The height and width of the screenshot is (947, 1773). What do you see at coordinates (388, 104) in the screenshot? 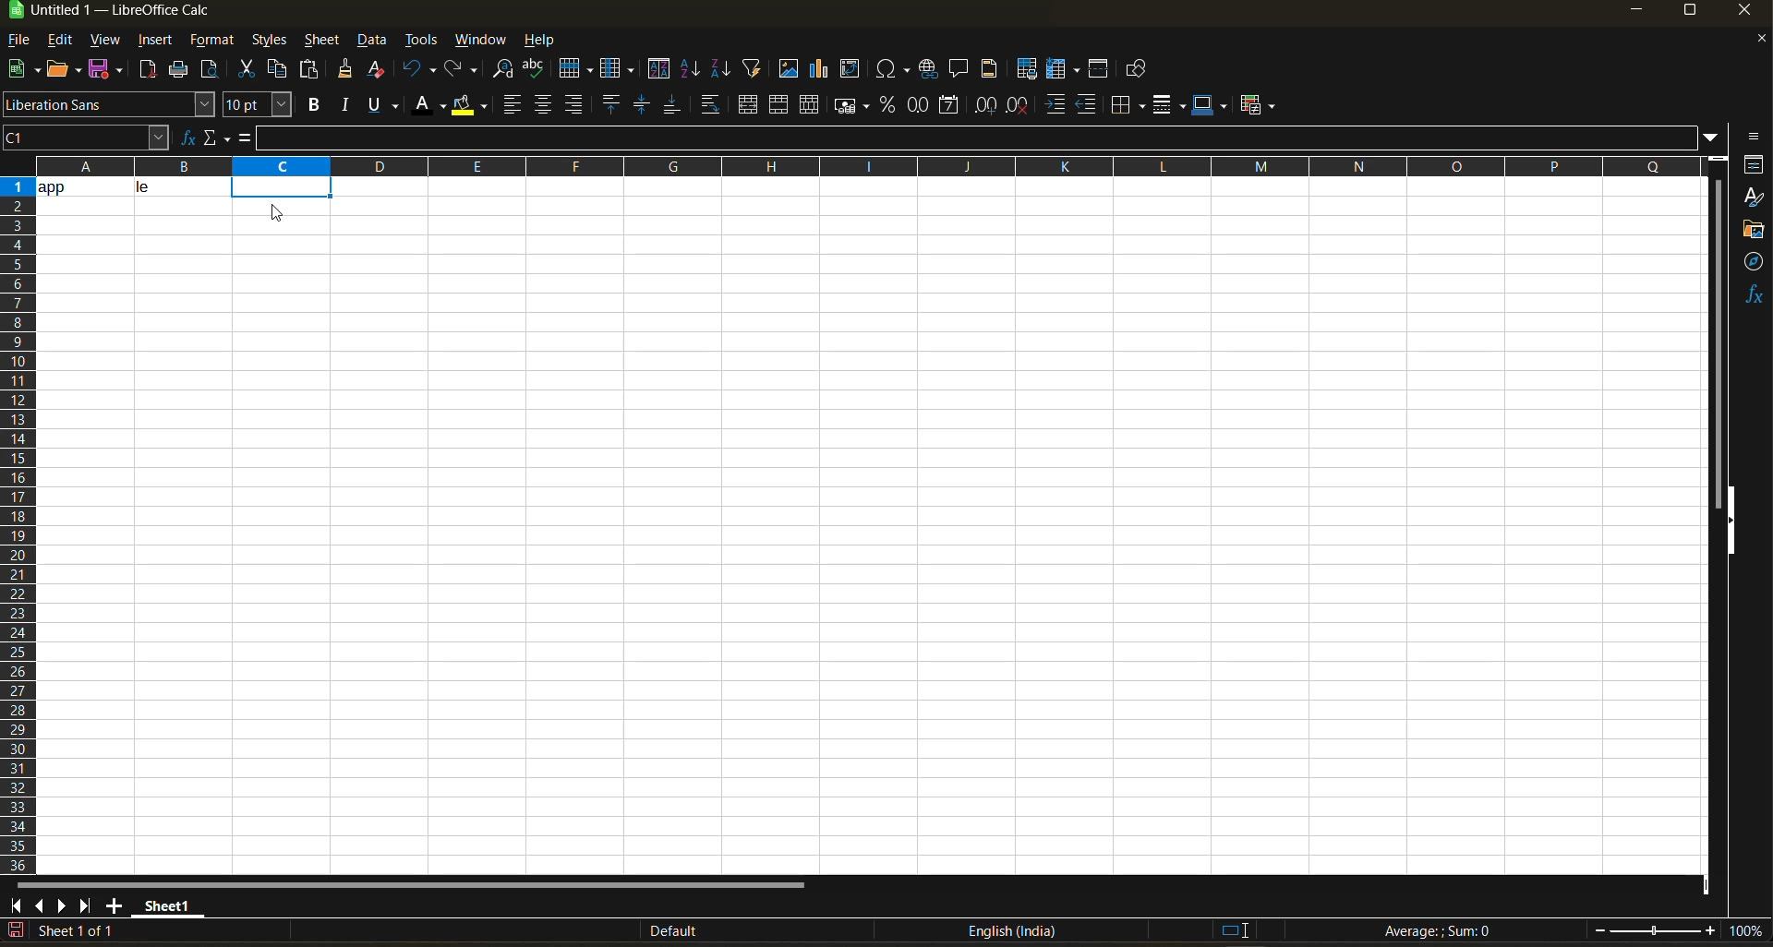
I see `underline` at bounding box center [388, 104].